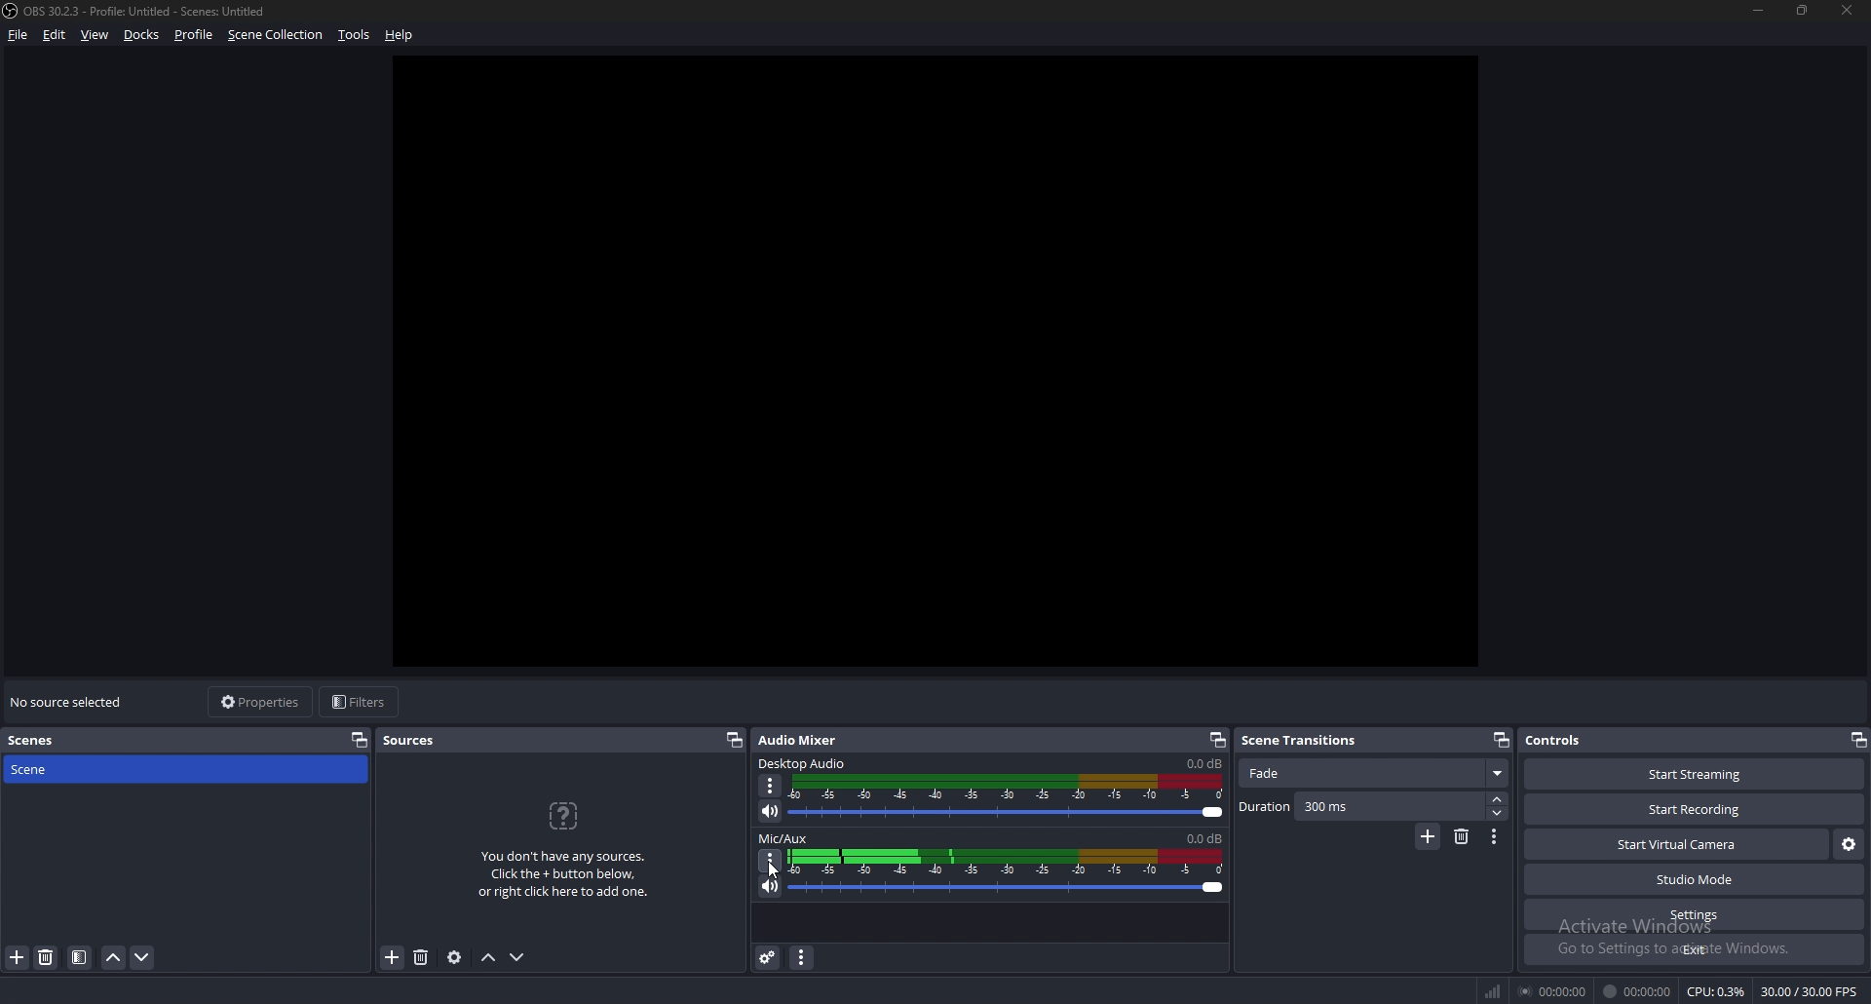 The width and height of the screenshot is (1871, 1004). What do you see at coordinates (770, 887) in the screenshot?
I see `mute` at bounding box center [770, 887].